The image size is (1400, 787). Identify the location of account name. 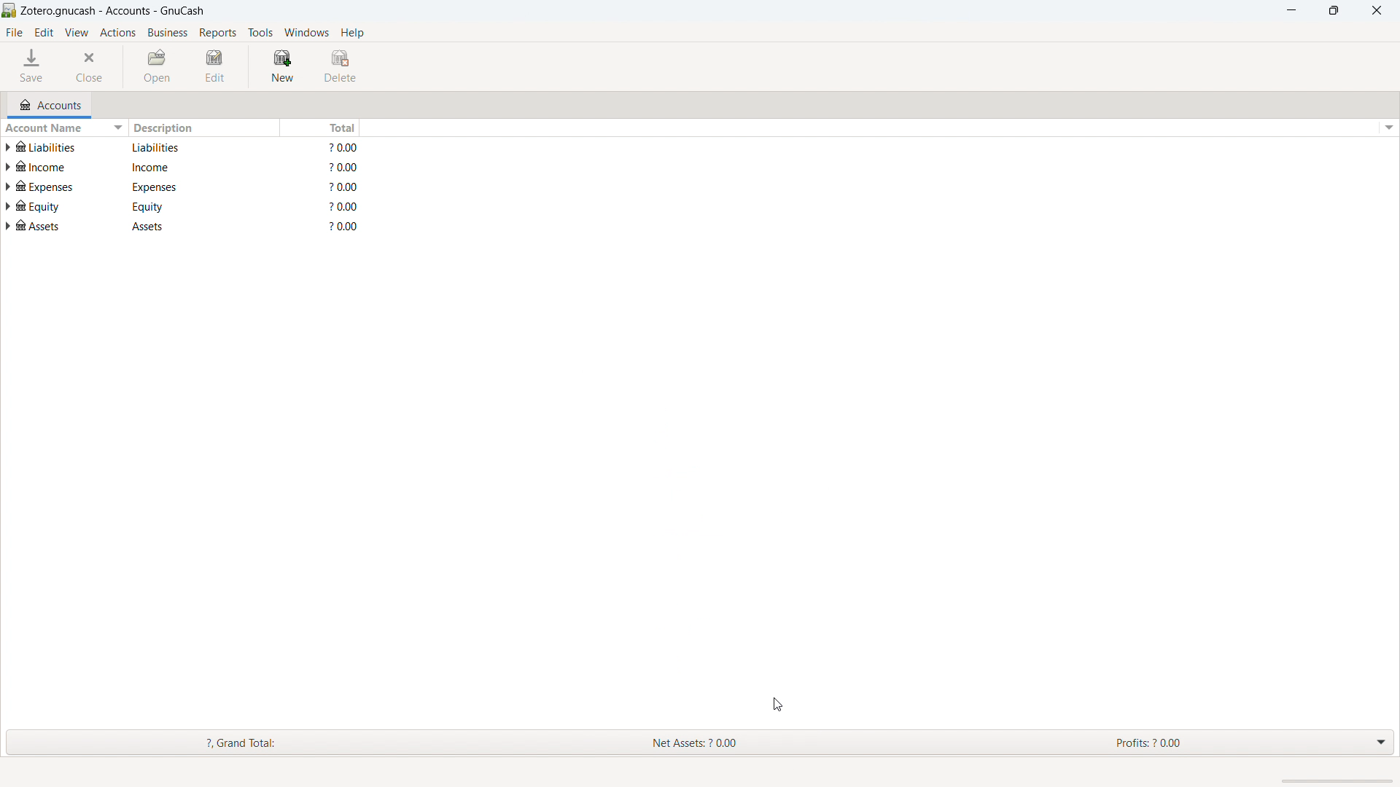
(53, 208).